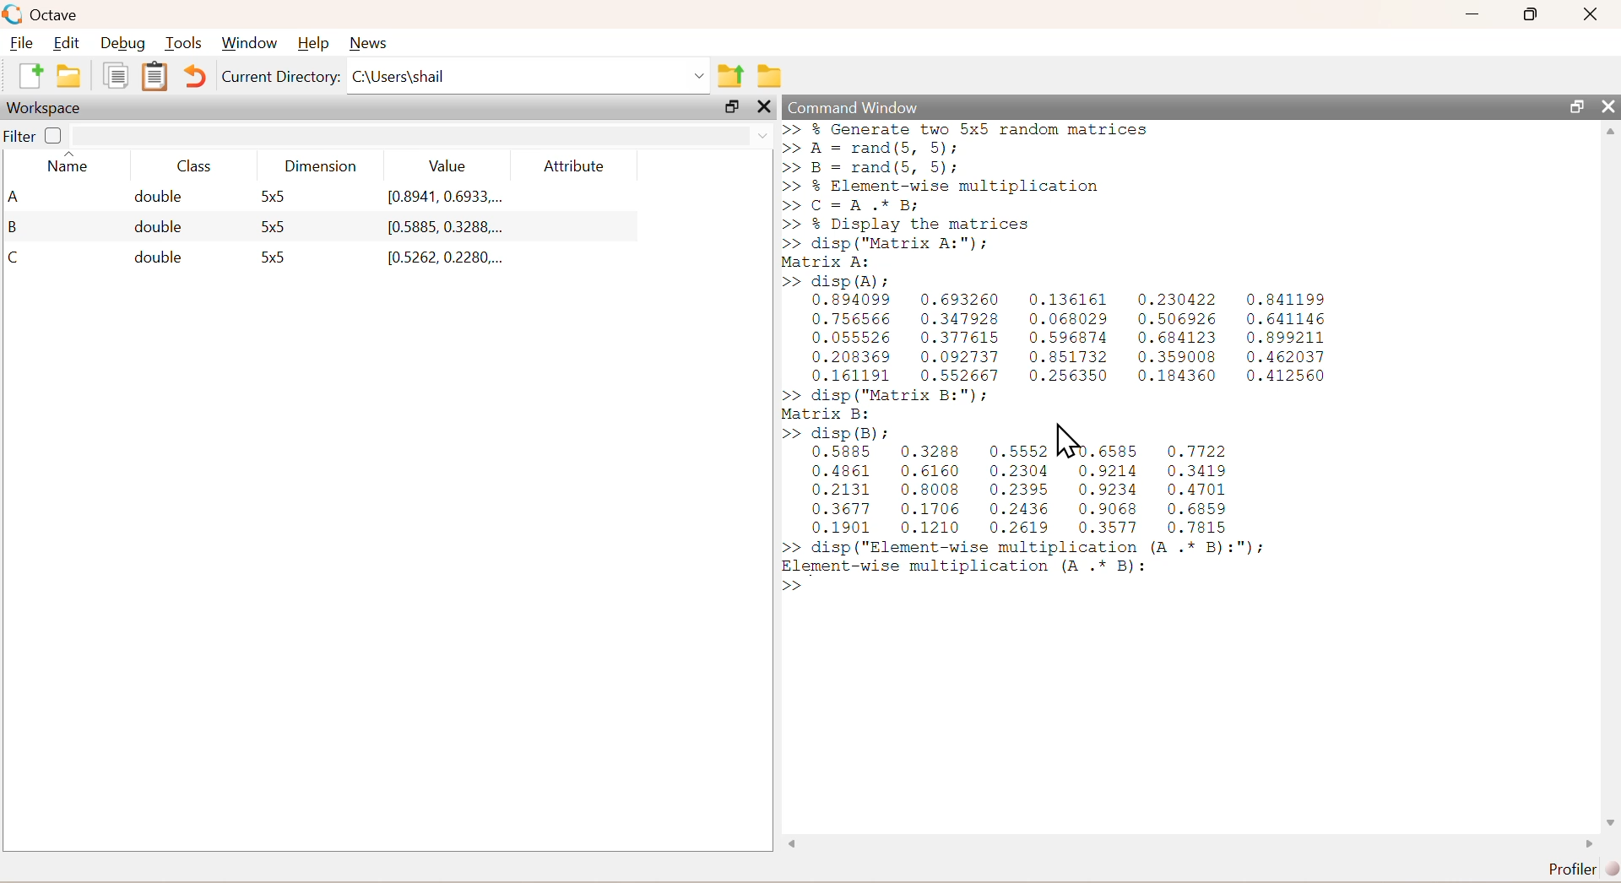 The height and width of the screenshot is (883, 1621). Describe the element at coordinates (197, 166) in the screenshot. I see `Class` at that location.